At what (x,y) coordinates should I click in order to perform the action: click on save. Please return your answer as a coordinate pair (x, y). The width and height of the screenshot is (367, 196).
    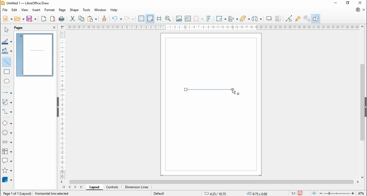
    Looking at the image, I should click on (300, 193).